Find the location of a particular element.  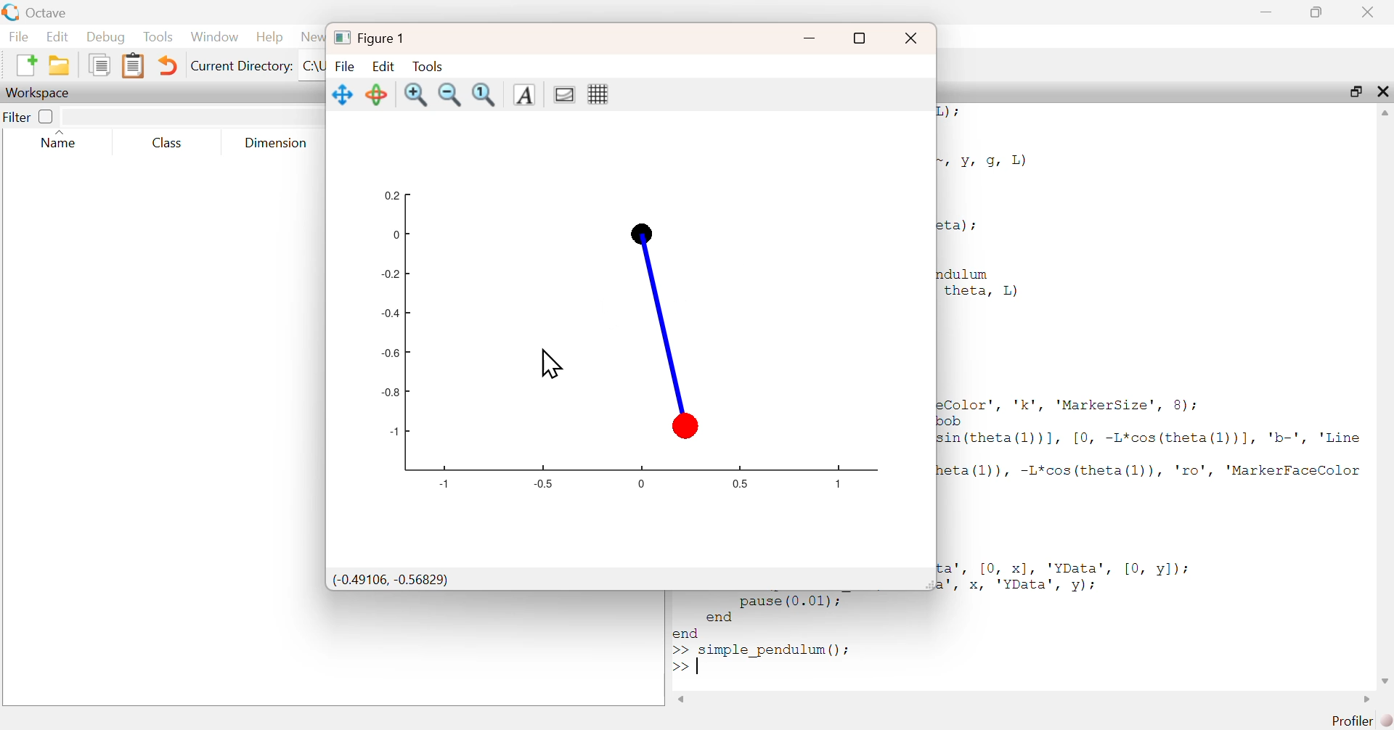

open an existing file in directory is located at coordinates (62, 65).